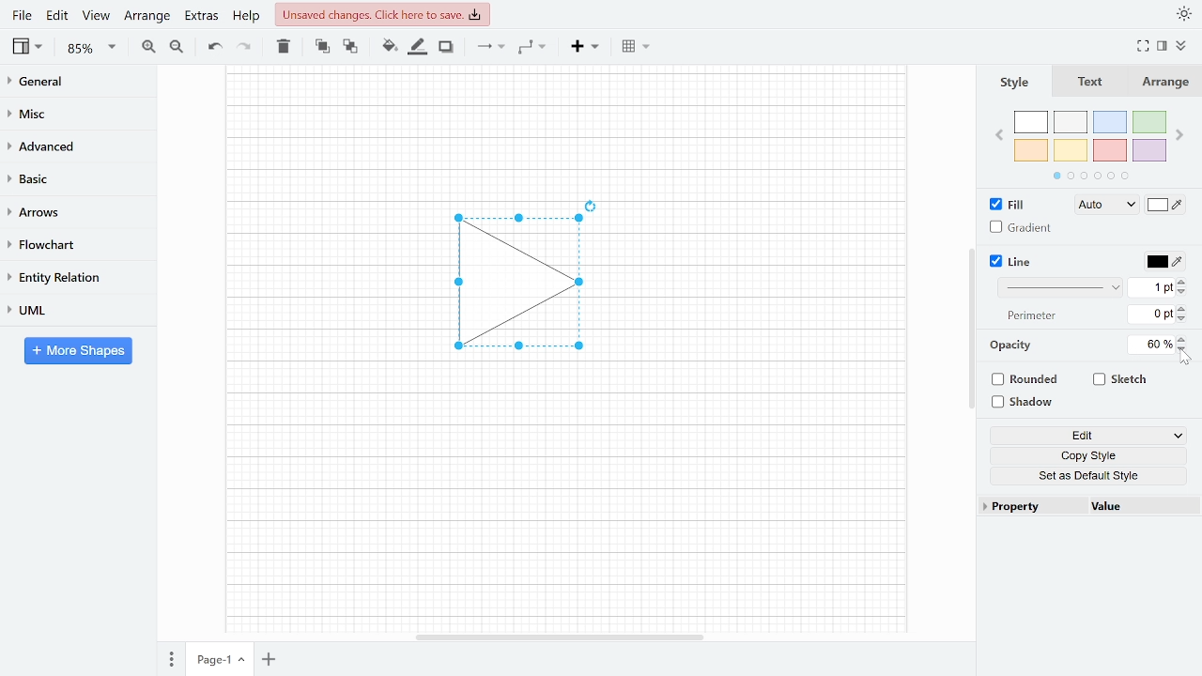  What do you see at coordinates (69, 211) in the screenshot?
I see `Arrows` at bounding box center [69, 211].